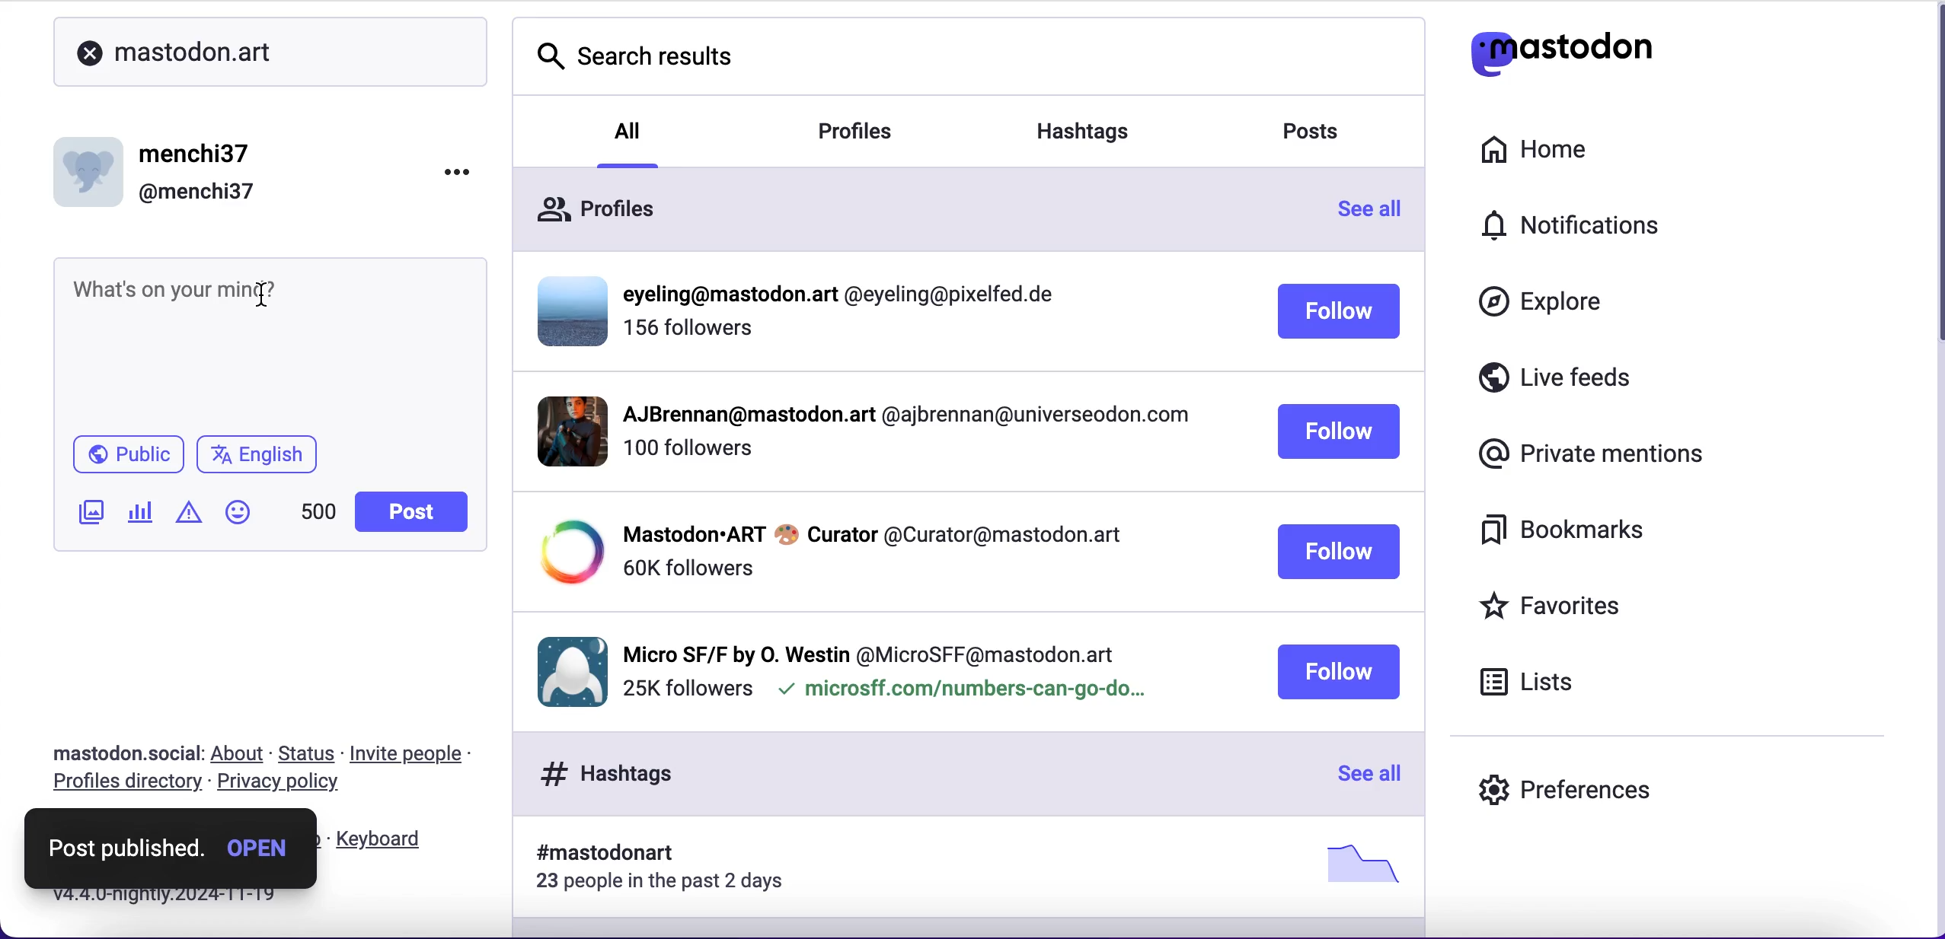 The image size is (1945, 939). I want to click on display picture, so click(566, 669).